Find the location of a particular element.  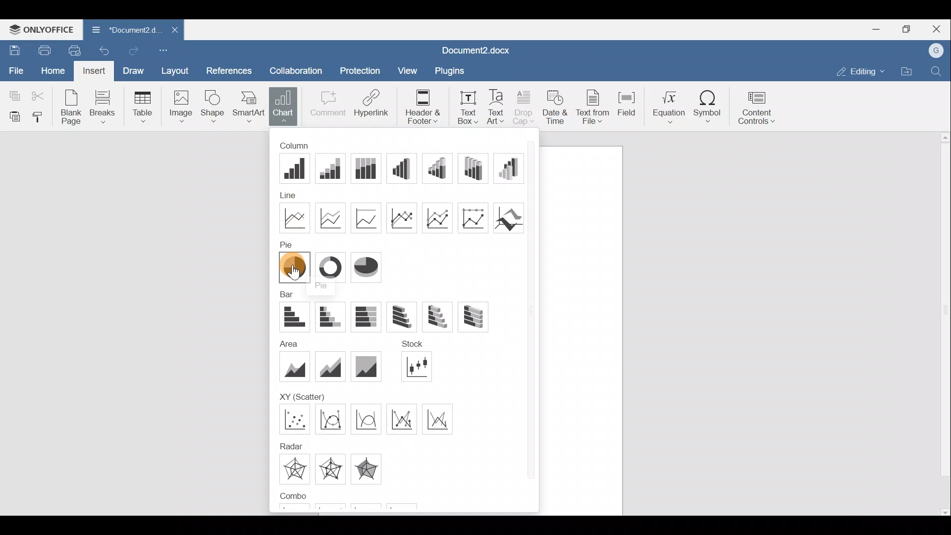

Home is located at coordinates (53, 71).